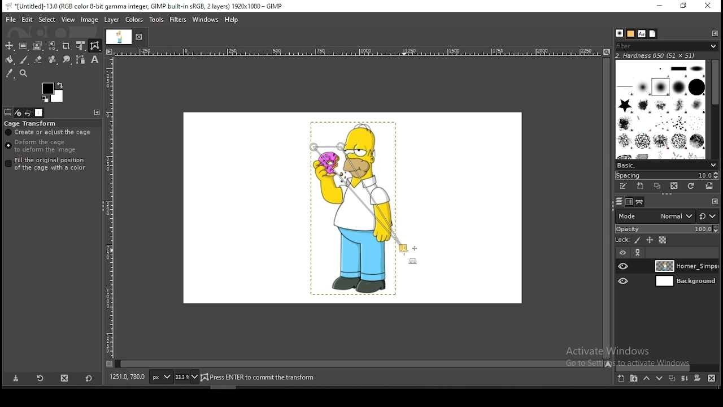 This screenshot has width=723, height=407. I want to click on select, so click(47, 19).